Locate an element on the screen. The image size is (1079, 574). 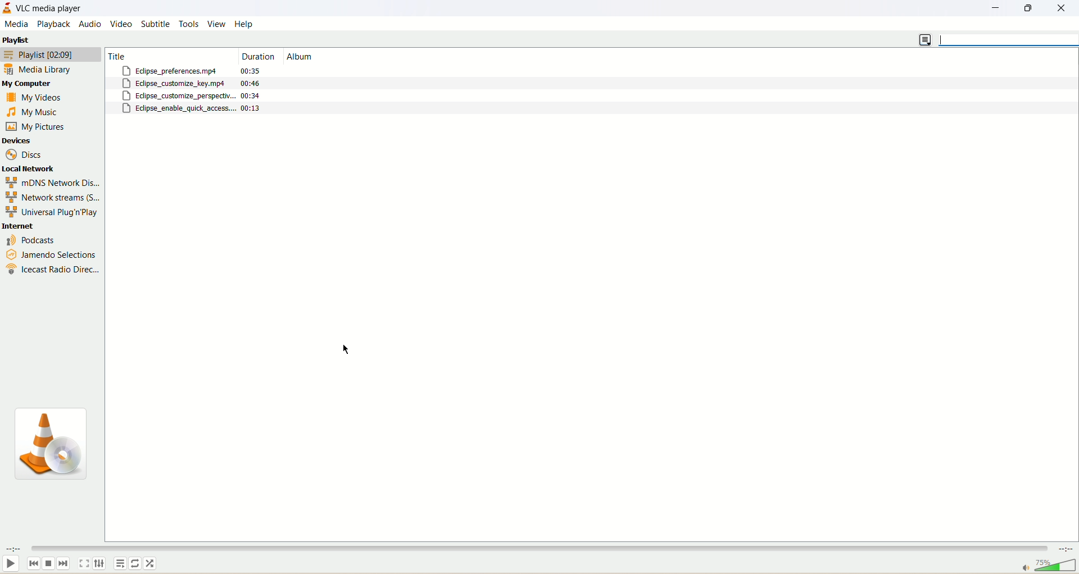
00:35 is located at coordinates (253, 70).